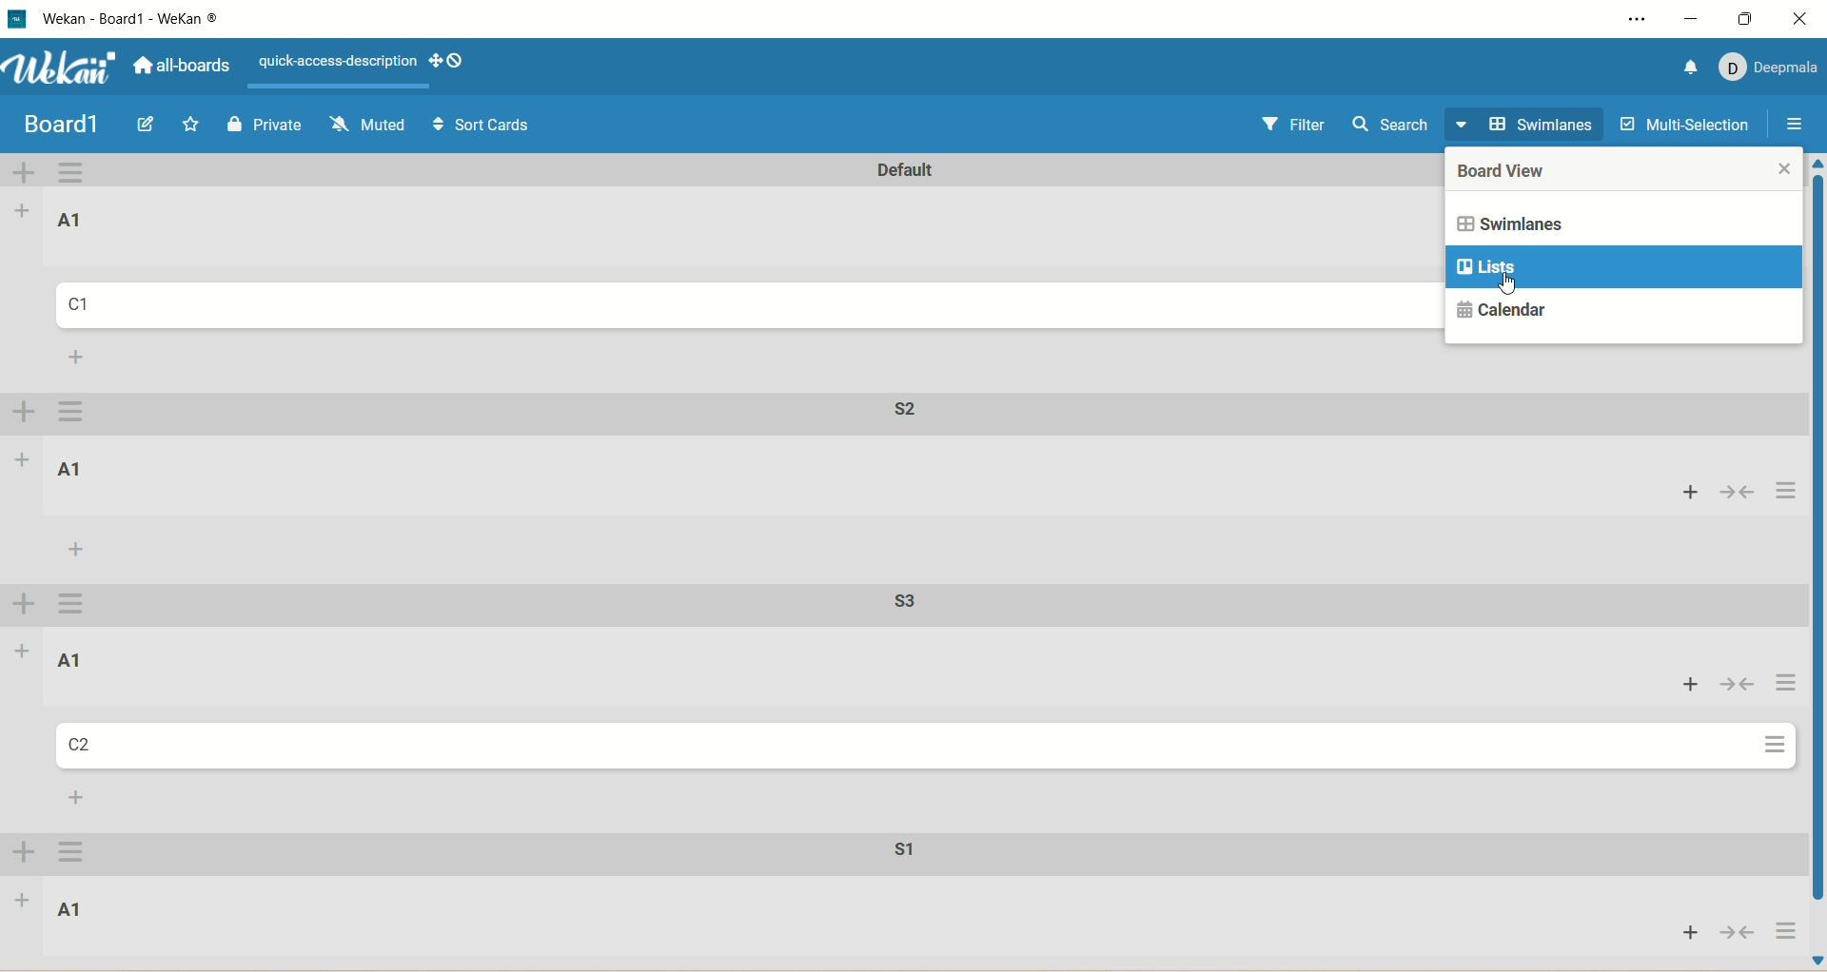  What do you see at coordinates (22, 854) in the screenshot?
I see `add swimlane` at bounding box center [22, 854].